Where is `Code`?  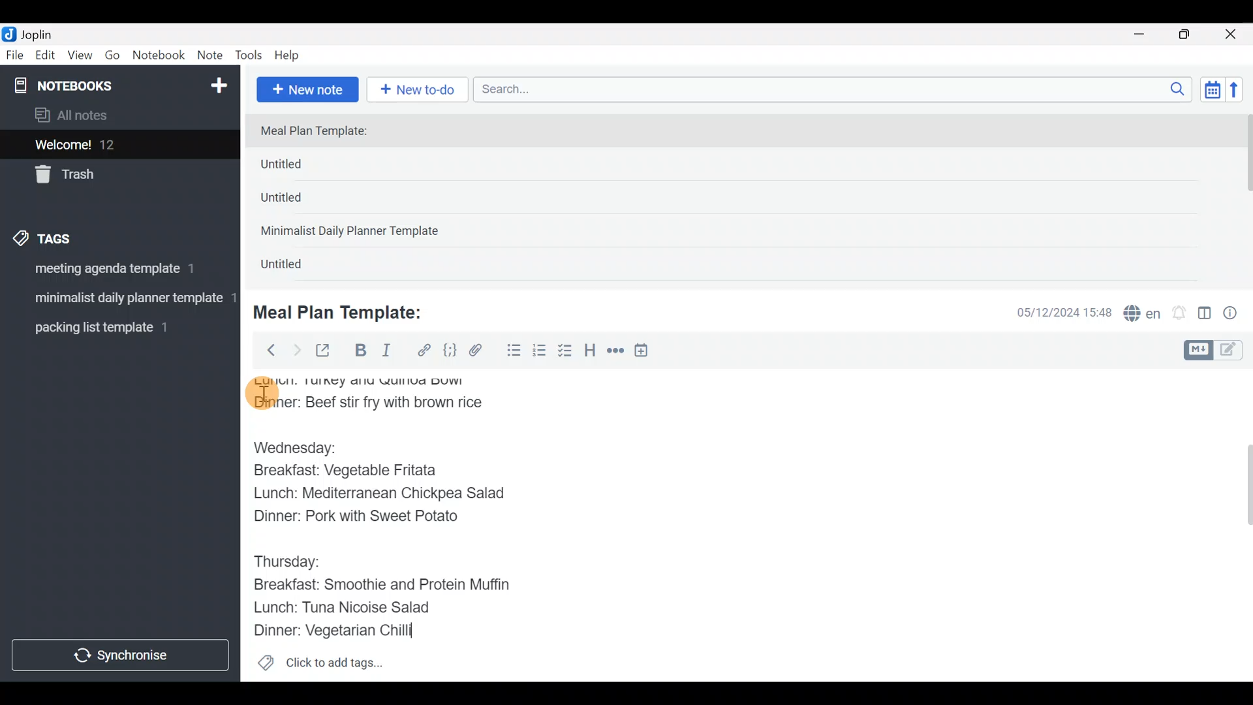
Code is located at coordinates (448, 350).